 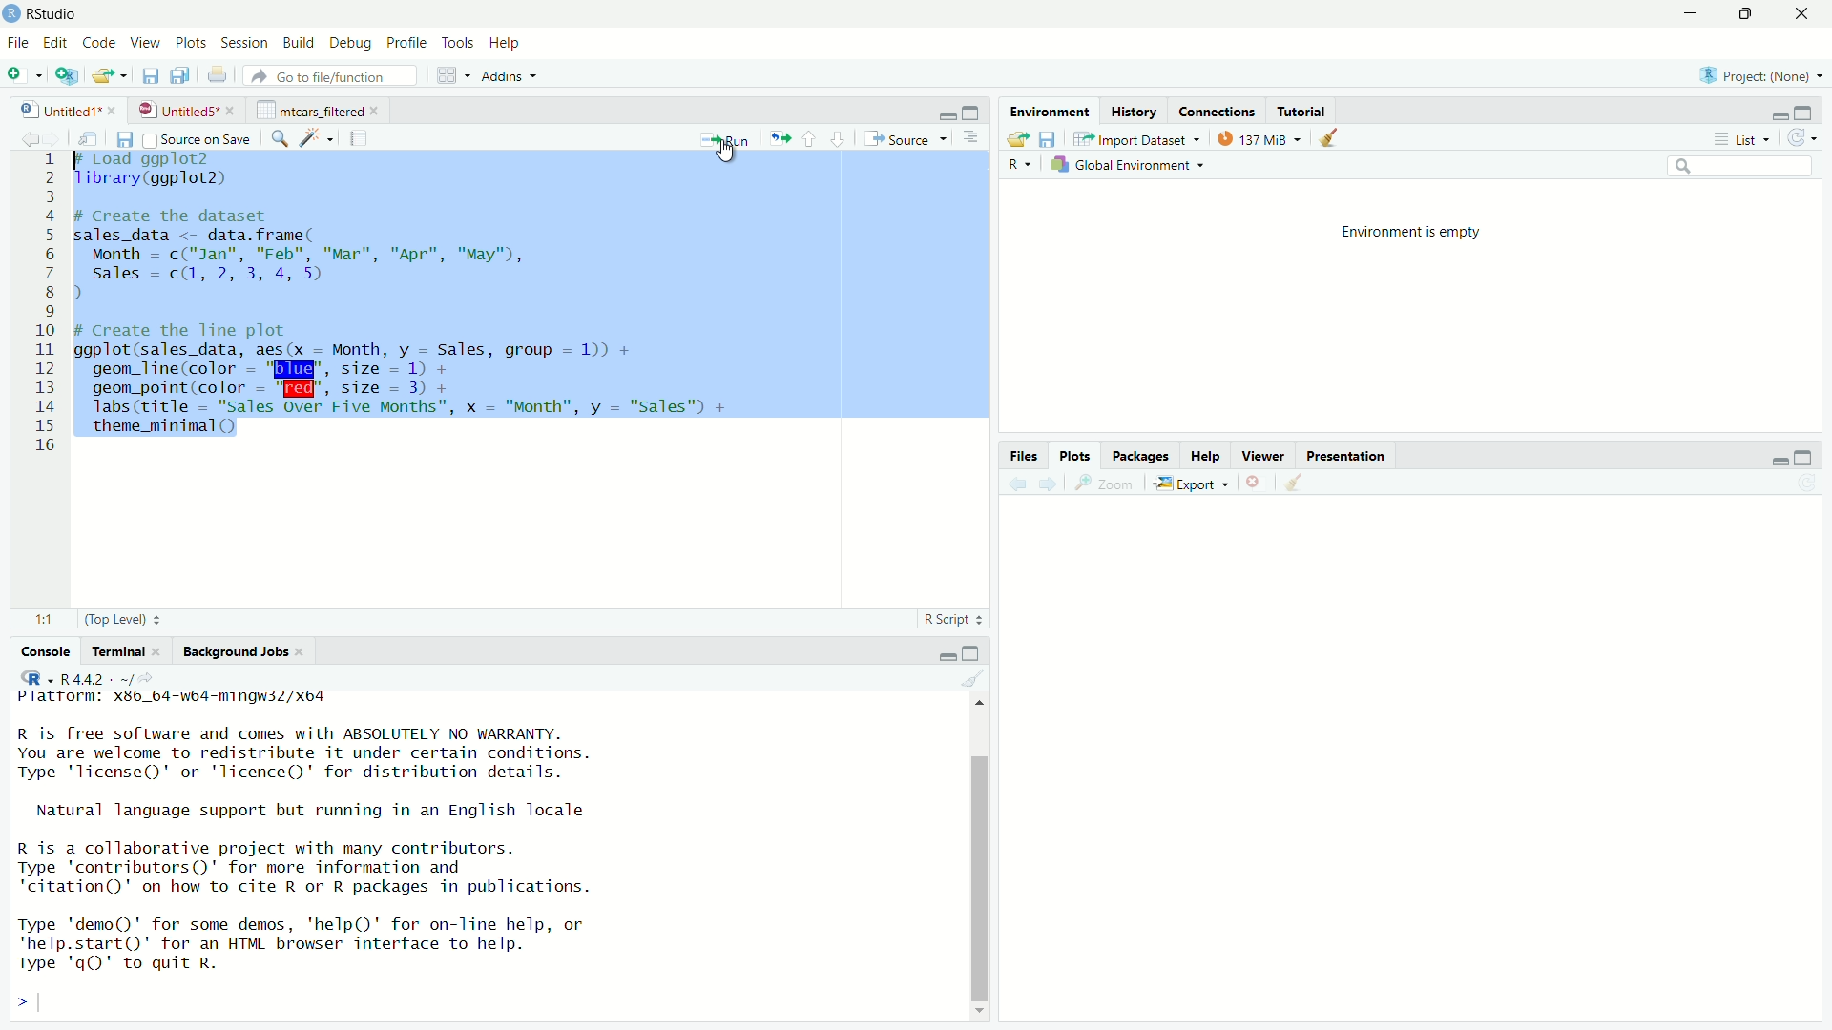 I want to click on source on save, so click(x=198, y=140).